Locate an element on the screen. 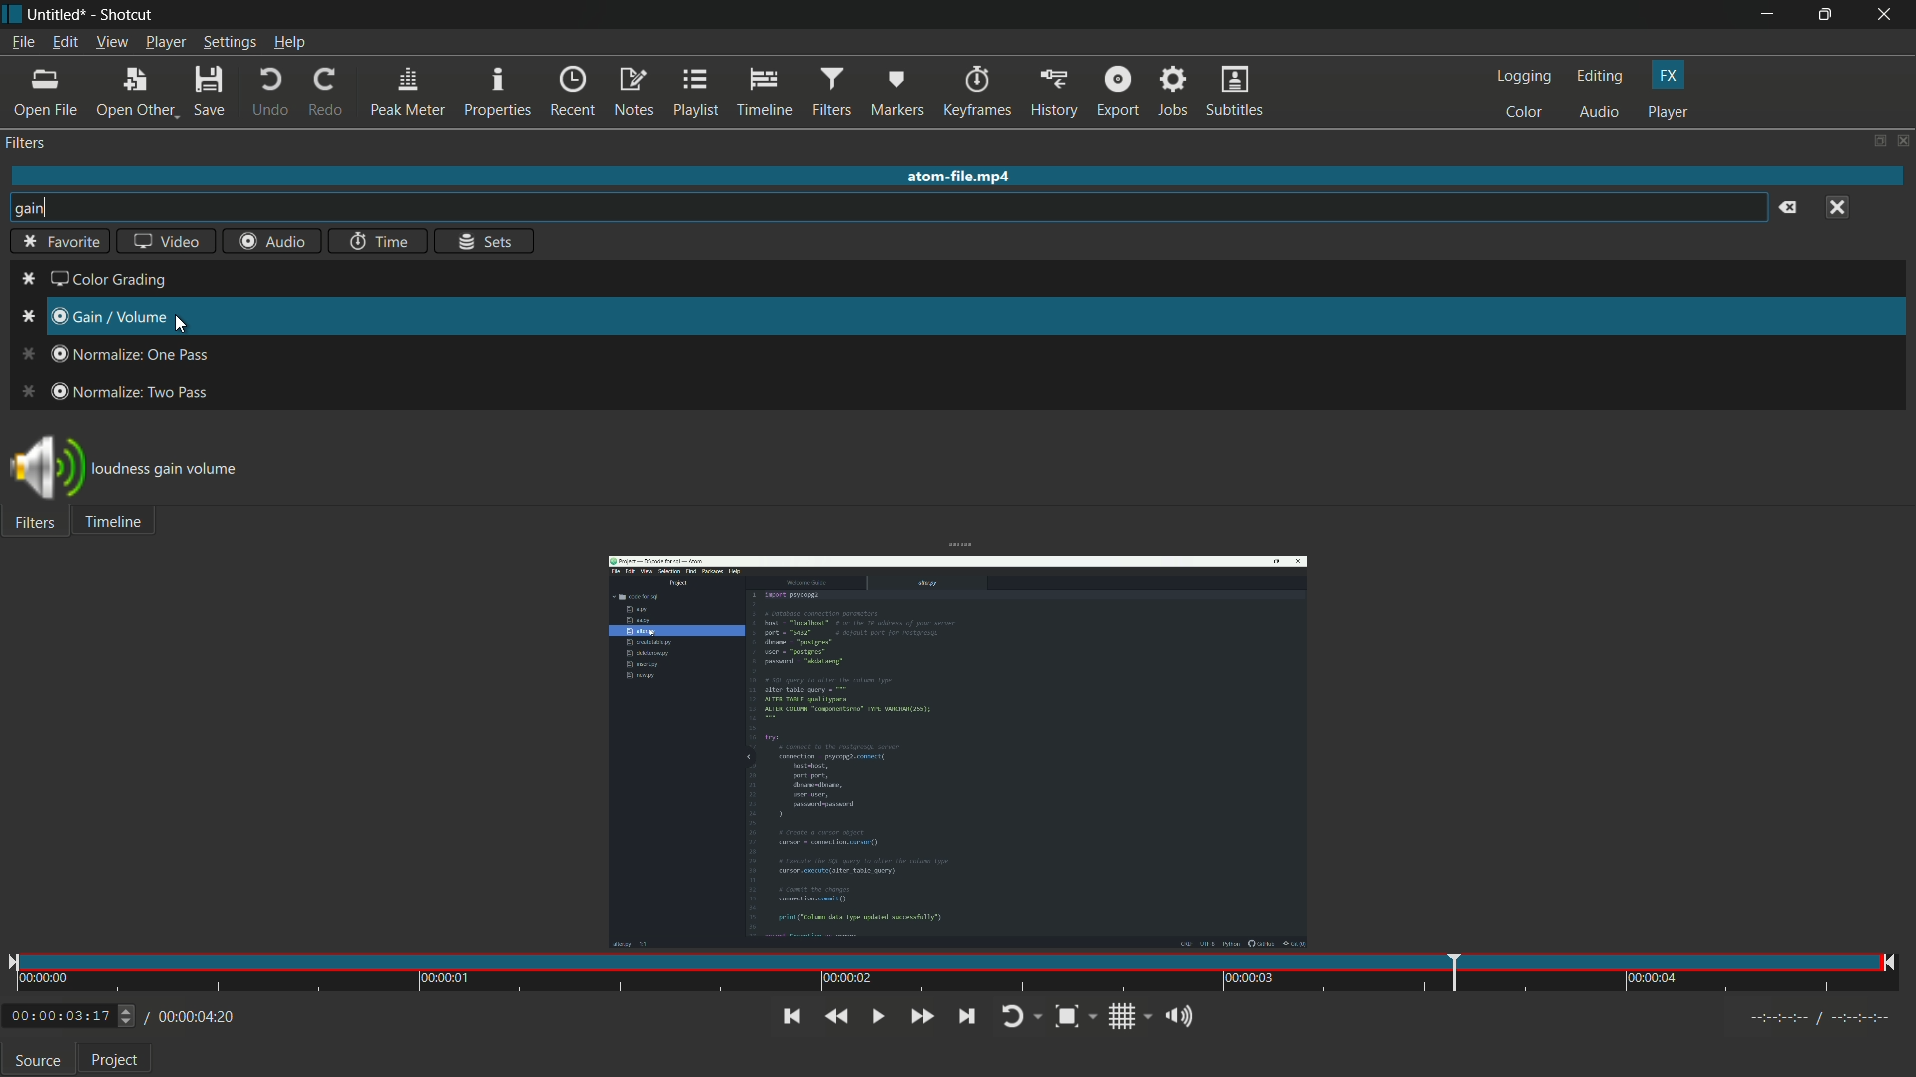 This screenshot has height=1077, width=1916. color is located at coordinates (1524, 114).